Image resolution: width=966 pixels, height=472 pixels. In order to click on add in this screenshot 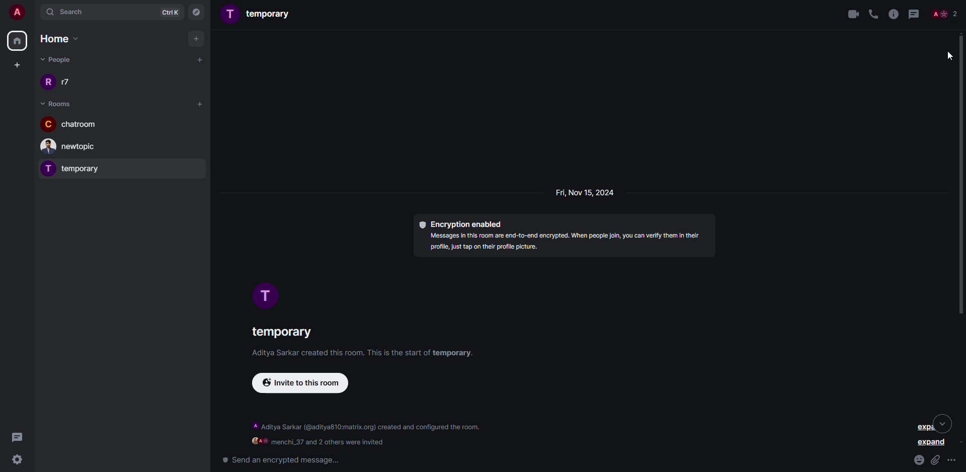, I will do `click(197, 38)`.